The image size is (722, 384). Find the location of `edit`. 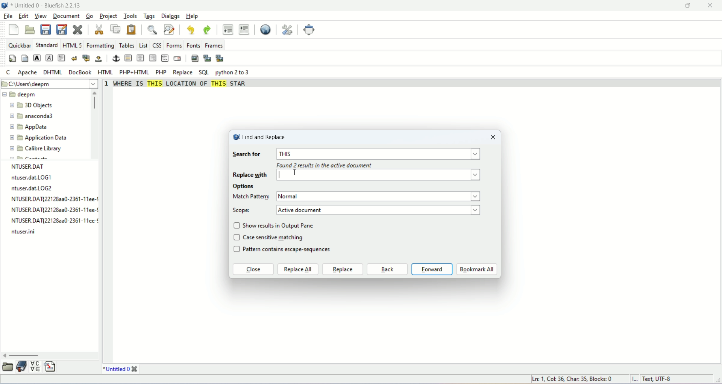

edit is located at coordinates (23, 17).